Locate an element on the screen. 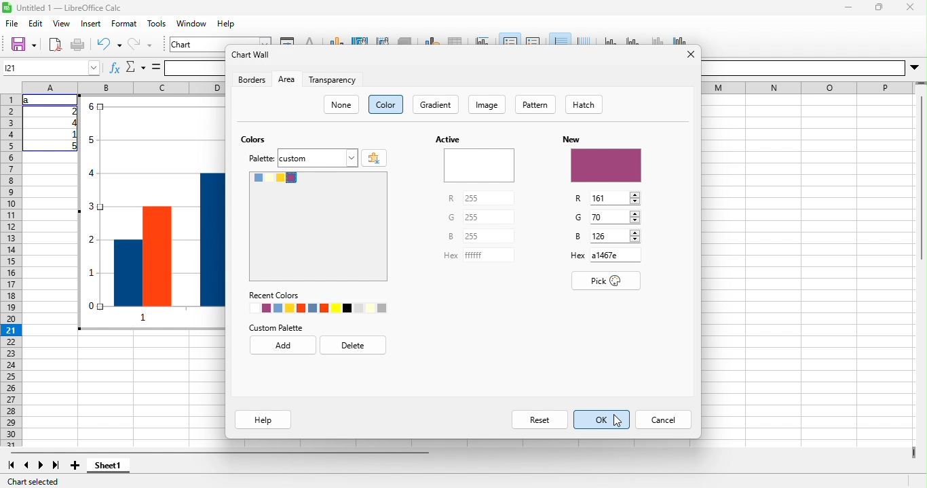 The width and height of the screenshot is (927, 488). help is located at coordinates (226, 23).